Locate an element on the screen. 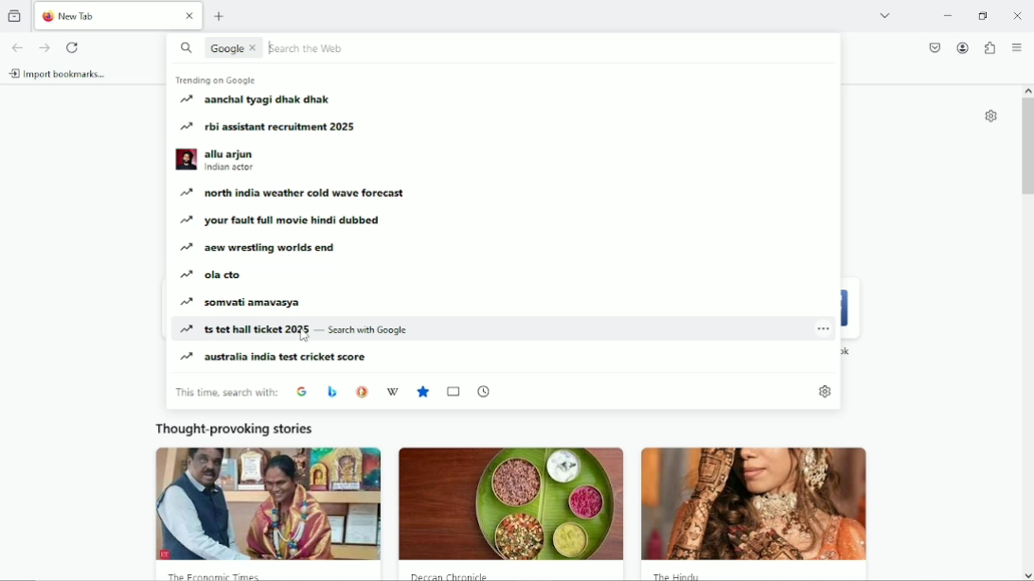 This screenshot has width=1034, height=581. bookmarks is located at coordinates (425, 392).